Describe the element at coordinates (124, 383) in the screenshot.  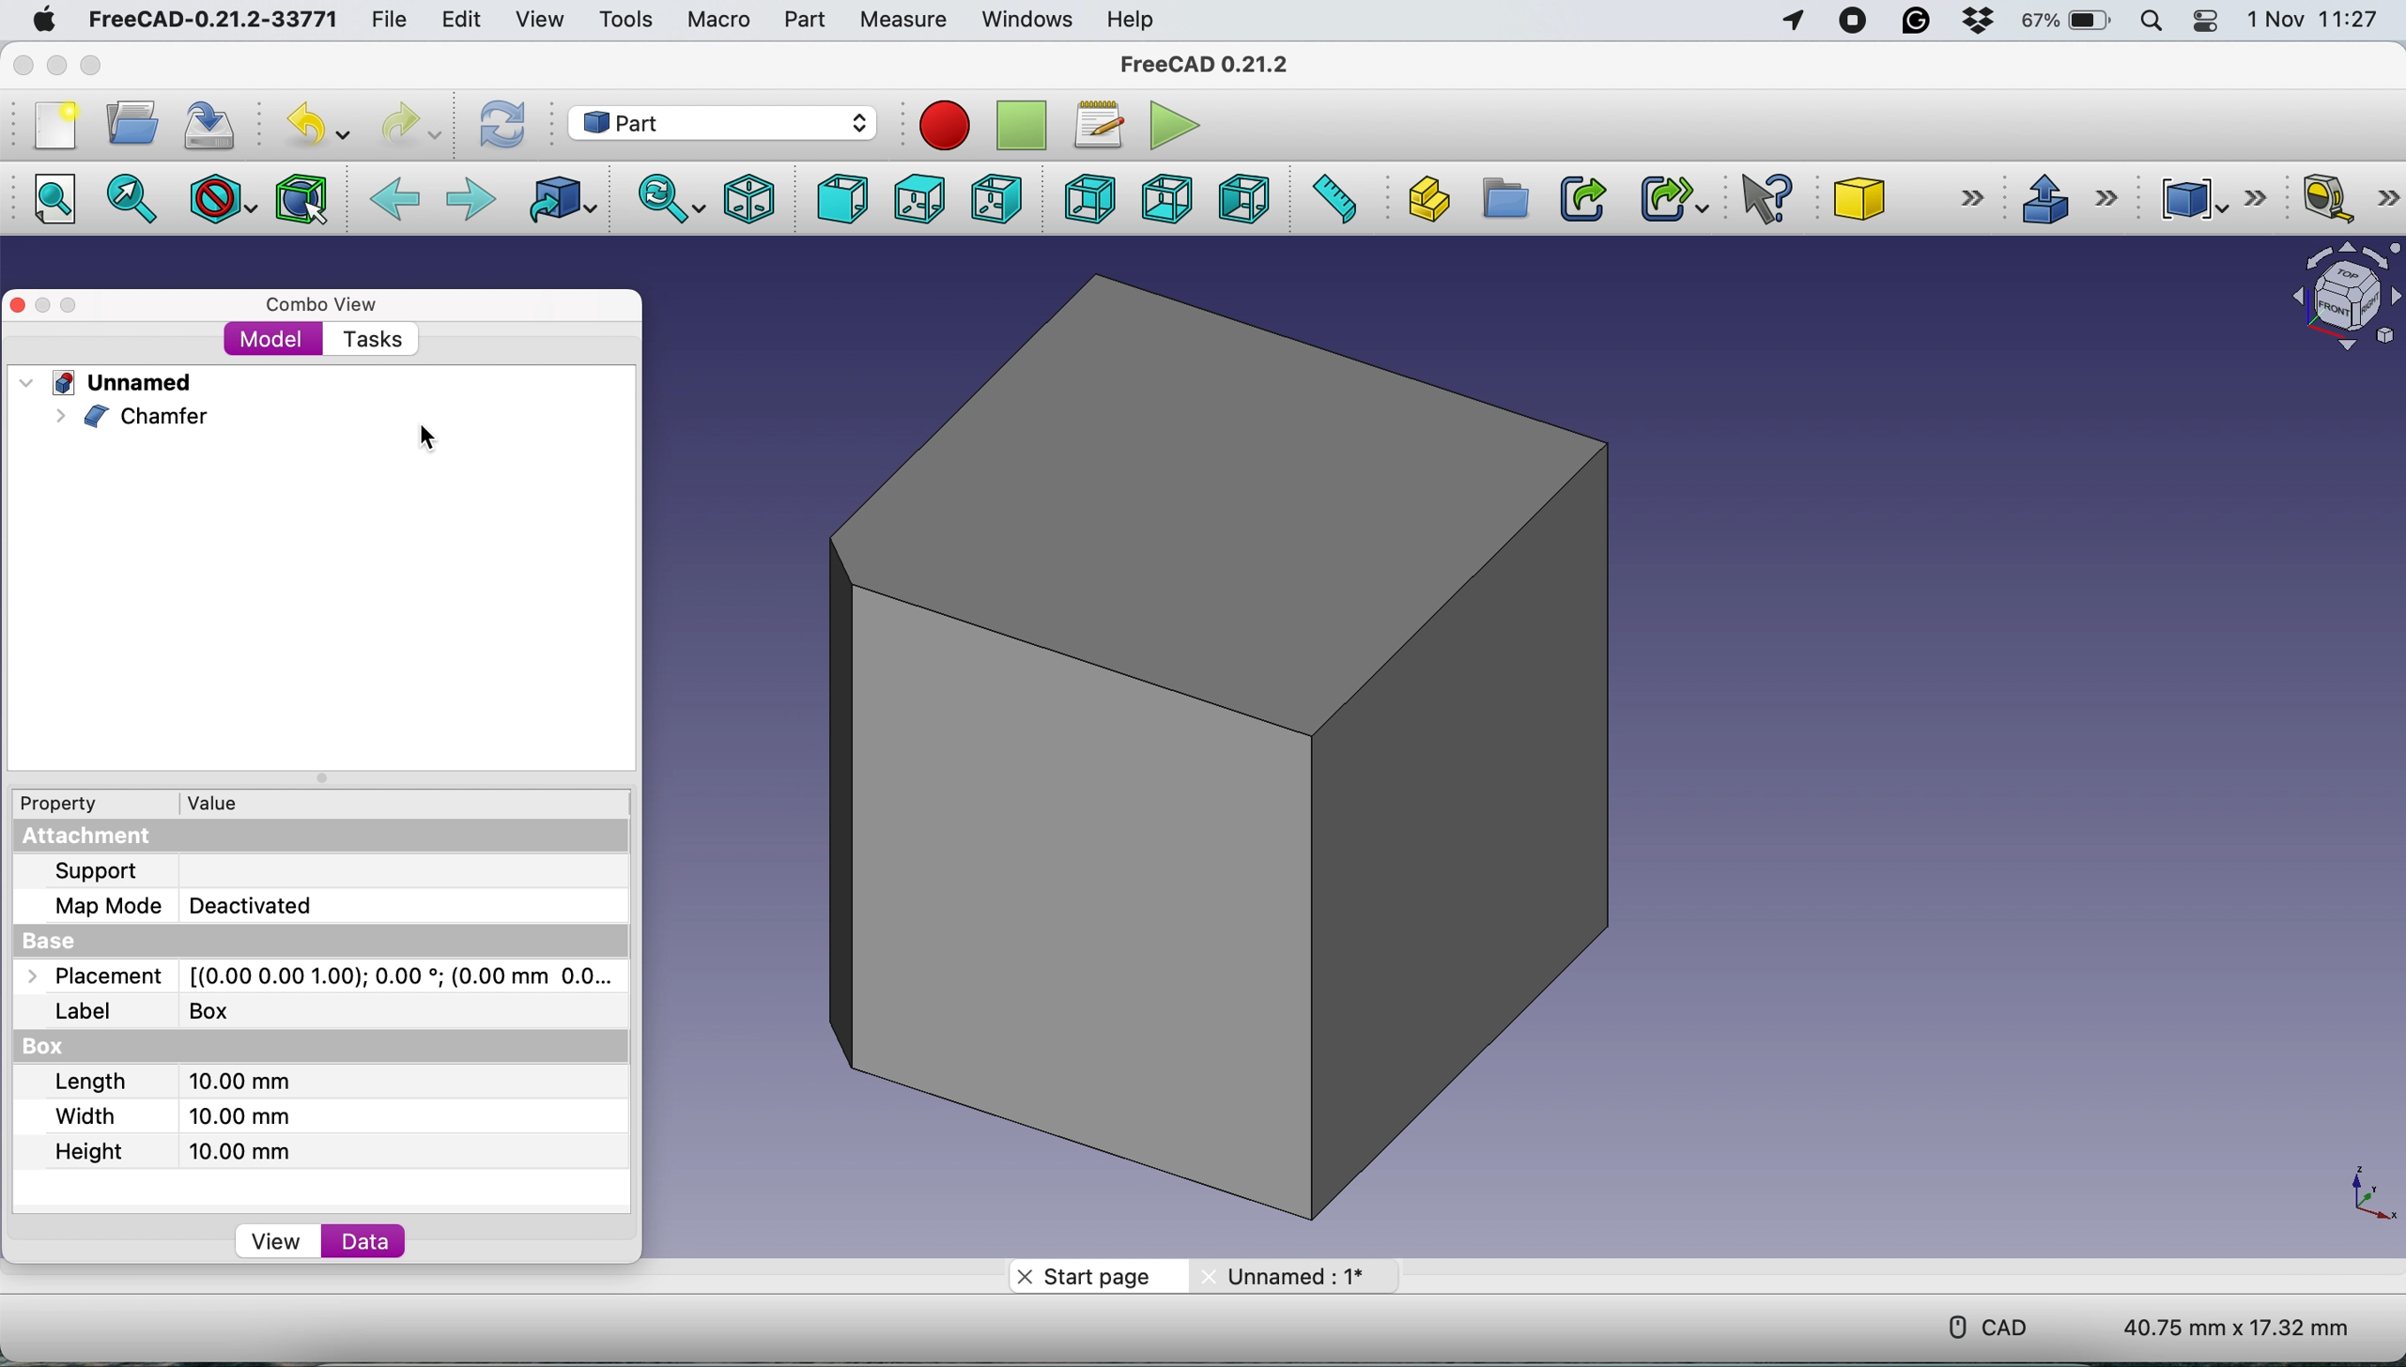
I see `unnamed` at that location.